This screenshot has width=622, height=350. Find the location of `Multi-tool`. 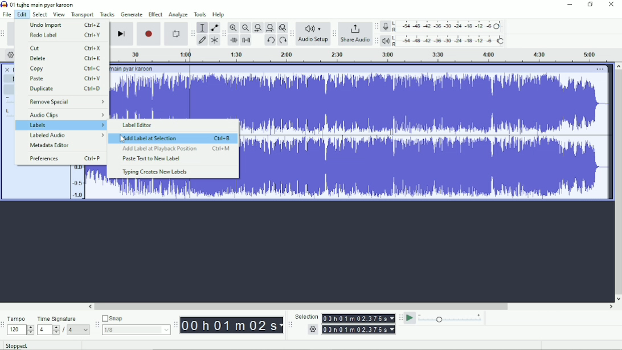

Multi-tool is located at coordinates (214, 40).